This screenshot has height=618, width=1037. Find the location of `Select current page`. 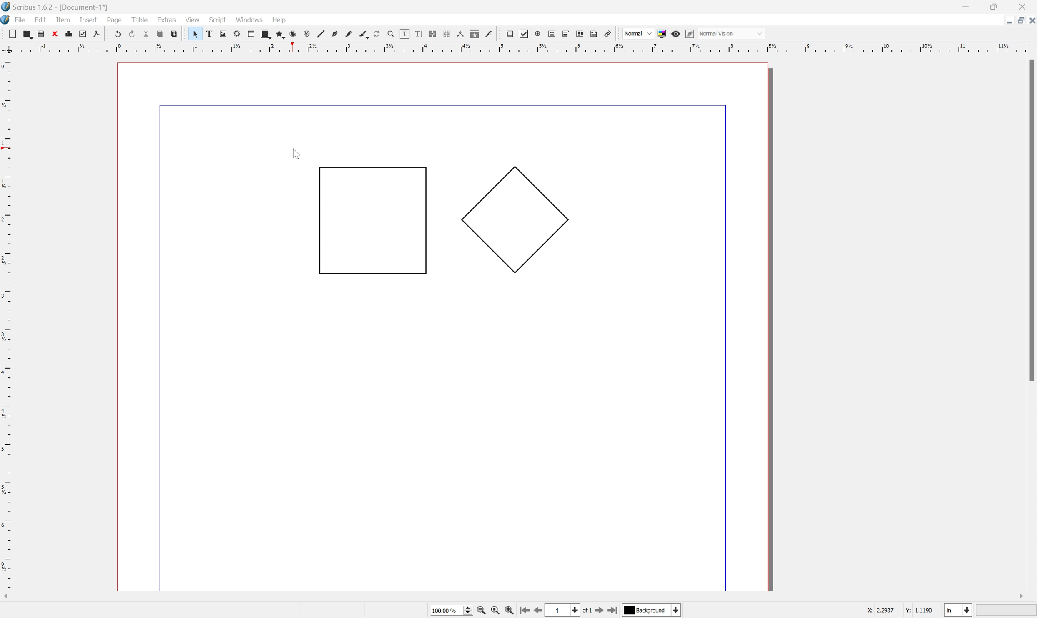

Select current page is located at coordinates (568, 611).